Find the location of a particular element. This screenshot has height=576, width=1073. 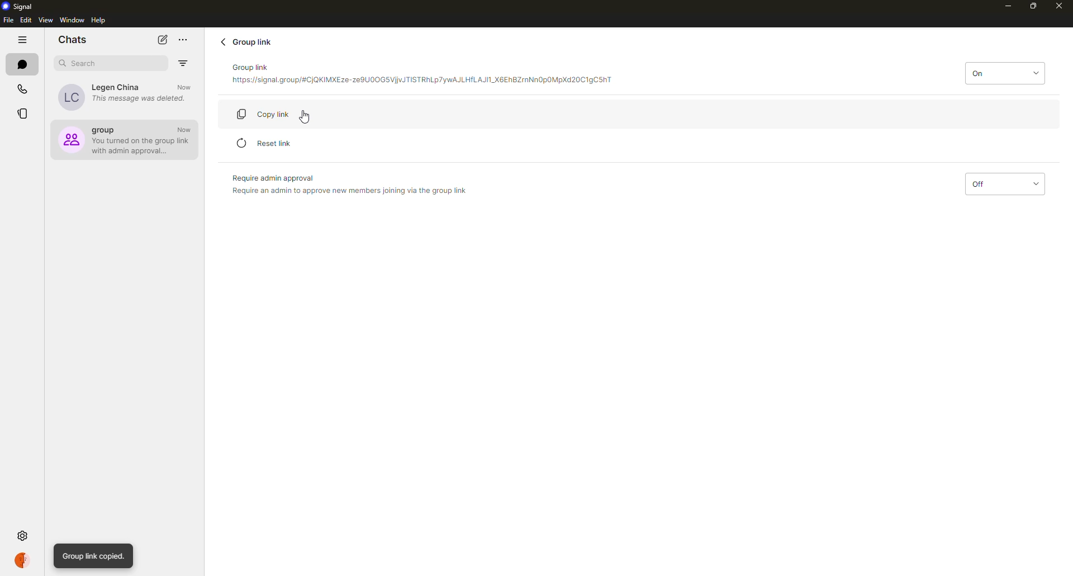

calls is located at coordinates (23, 89).